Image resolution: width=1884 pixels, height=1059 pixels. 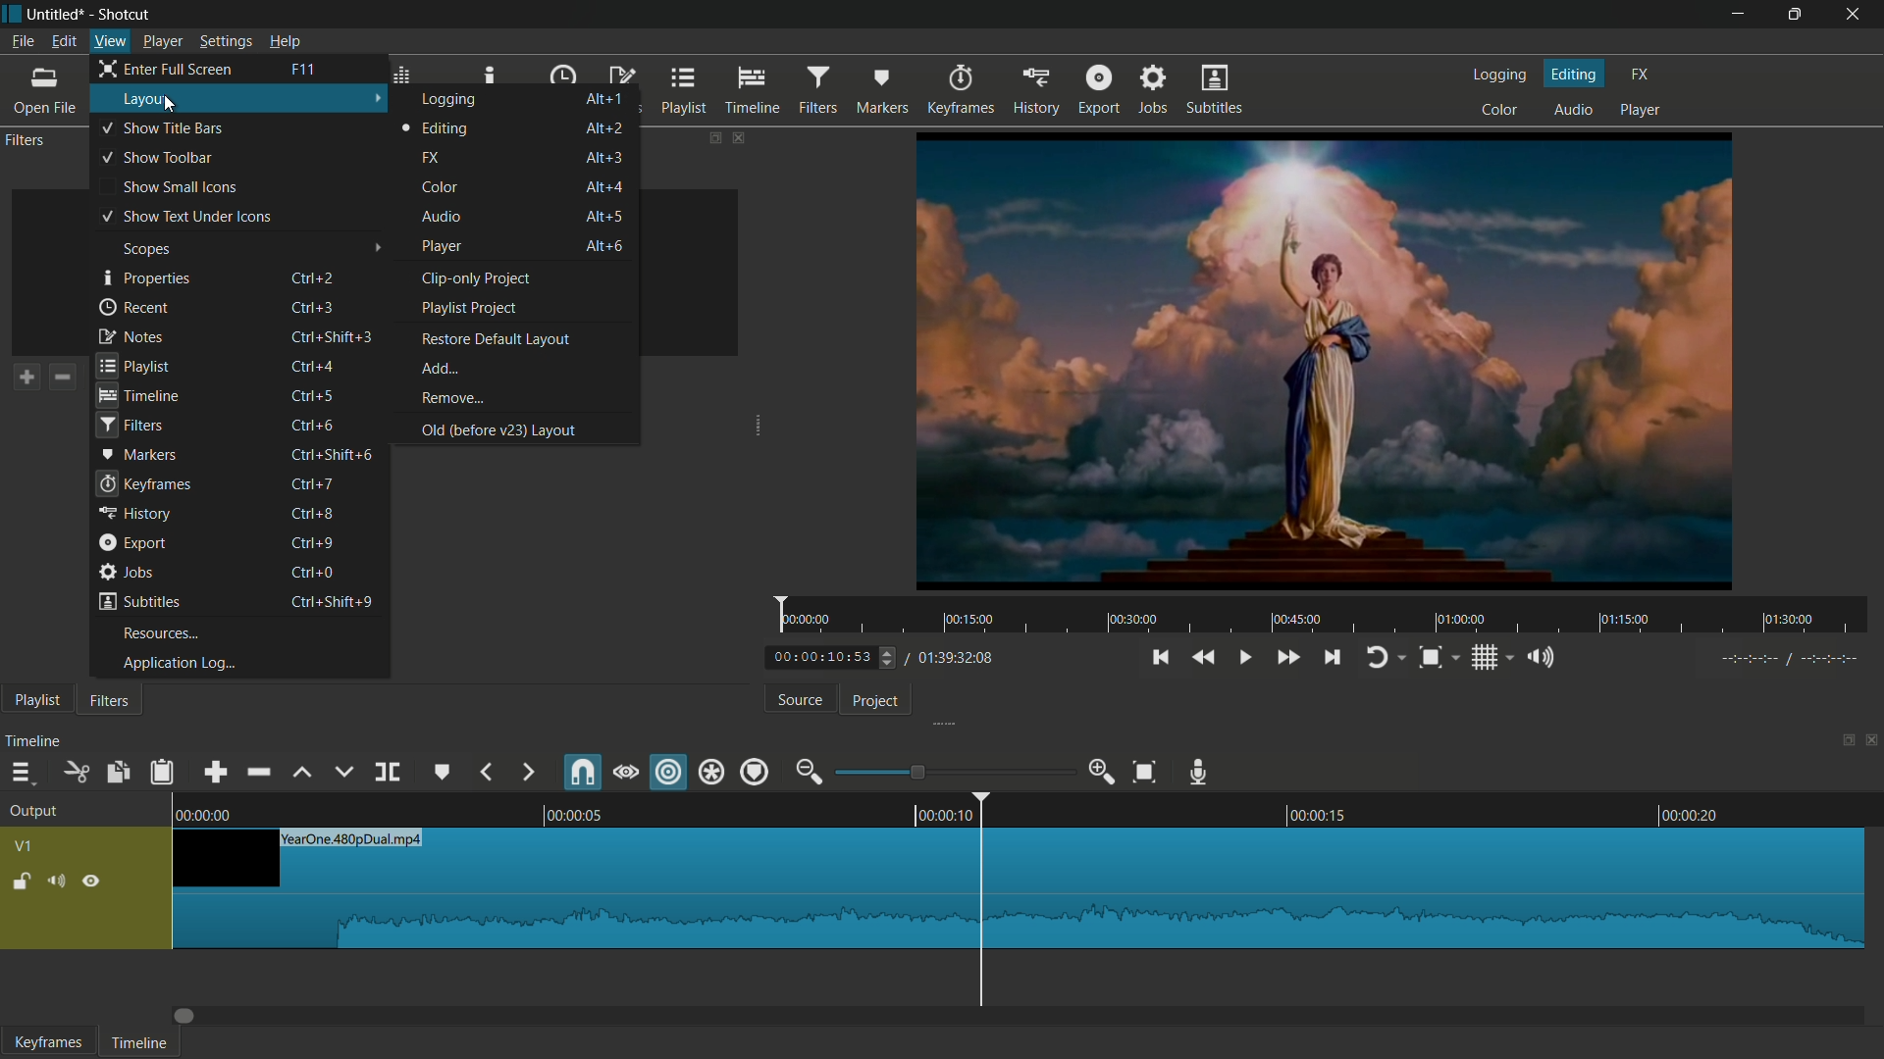 What do you see at coordinates (684, 91) in the screenshot?
I see `playlist` at bounding box center [684, 91].